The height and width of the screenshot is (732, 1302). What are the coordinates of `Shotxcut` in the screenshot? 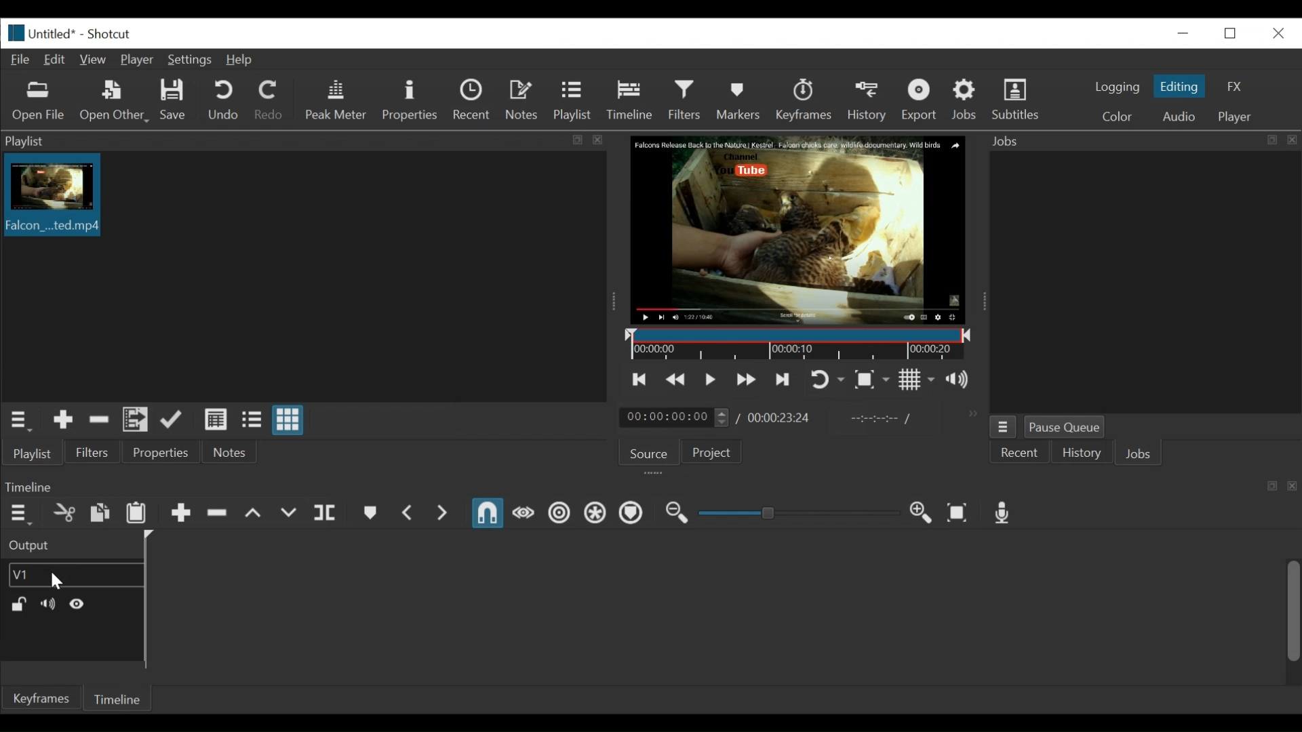 It's located at (112, 34).